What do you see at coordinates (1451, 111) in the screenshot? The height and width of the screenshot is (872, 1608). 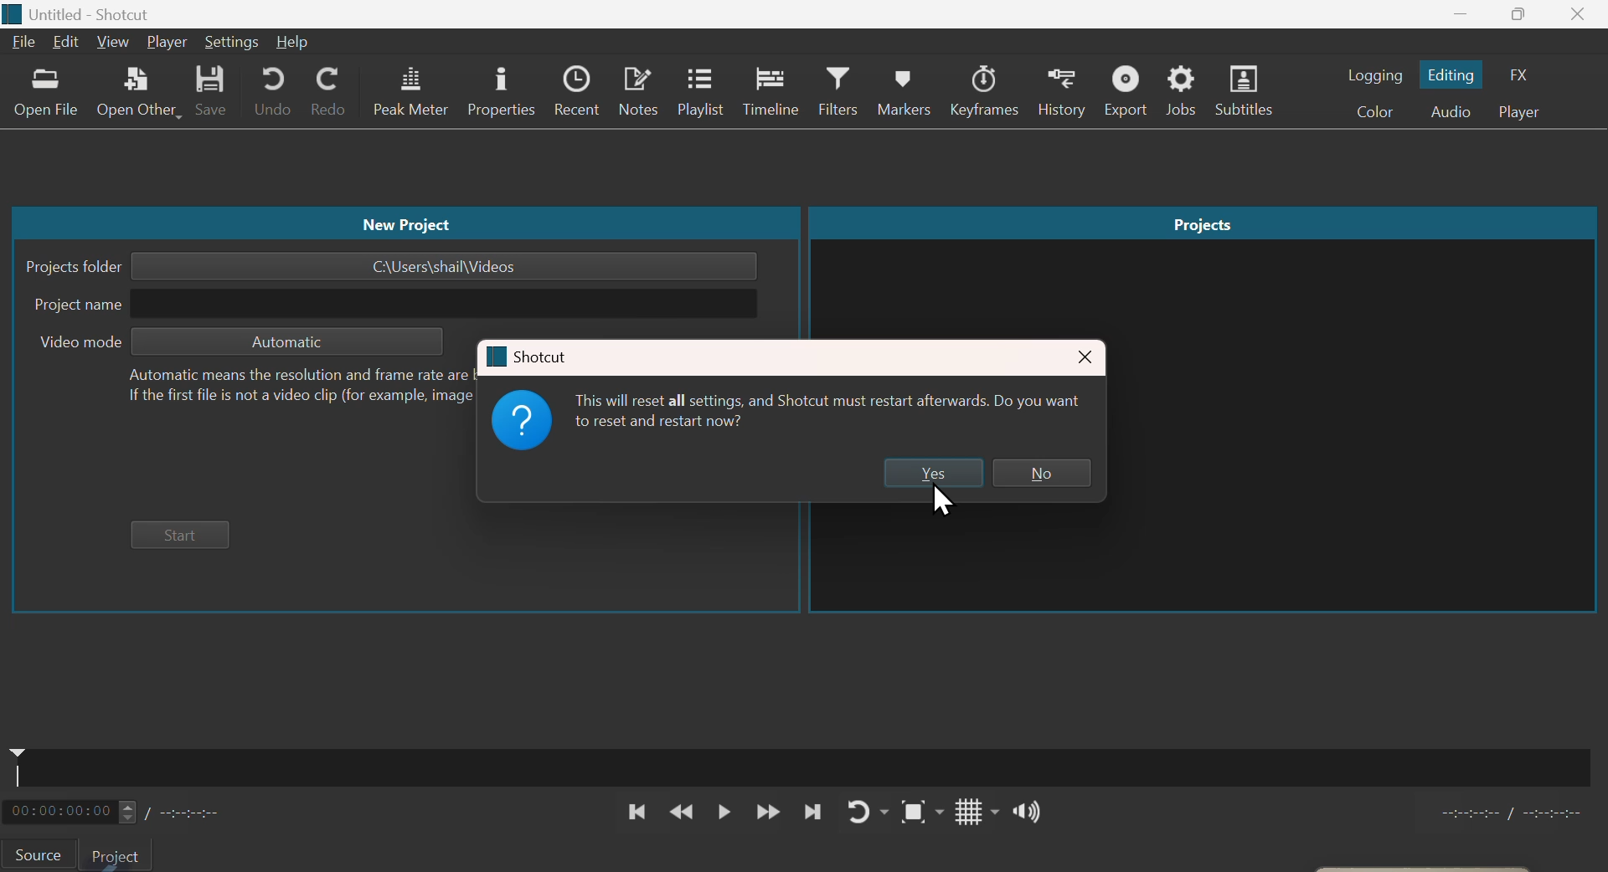 I see `Audio` at bounding box center [1451, 111].